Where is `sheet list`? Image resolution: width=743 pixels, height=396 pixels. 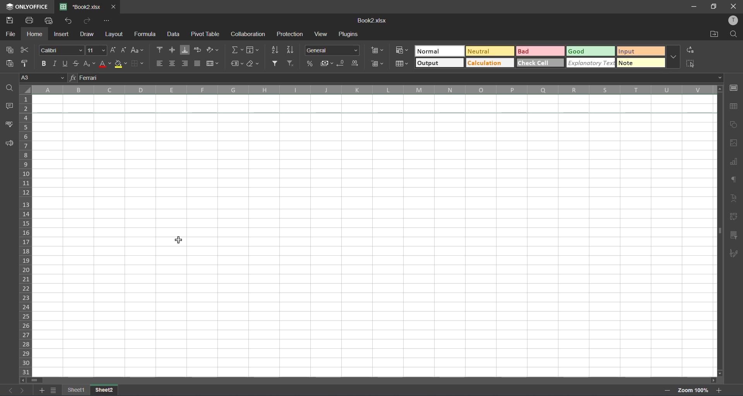
sheet list is located at coordinates (54, 390).